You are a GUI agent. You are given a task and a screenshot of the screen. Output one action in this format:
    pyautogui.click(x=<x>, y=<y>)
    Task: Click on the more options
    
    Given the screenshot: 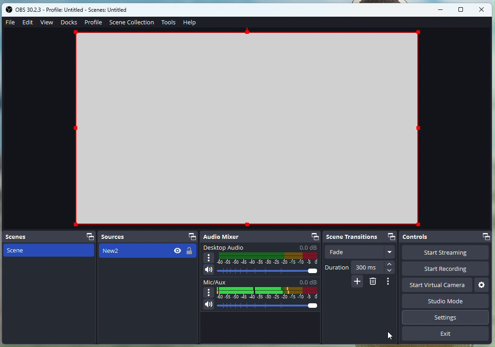 What is the action you would take?
    pyautogui.click(x=209, y=292)
    